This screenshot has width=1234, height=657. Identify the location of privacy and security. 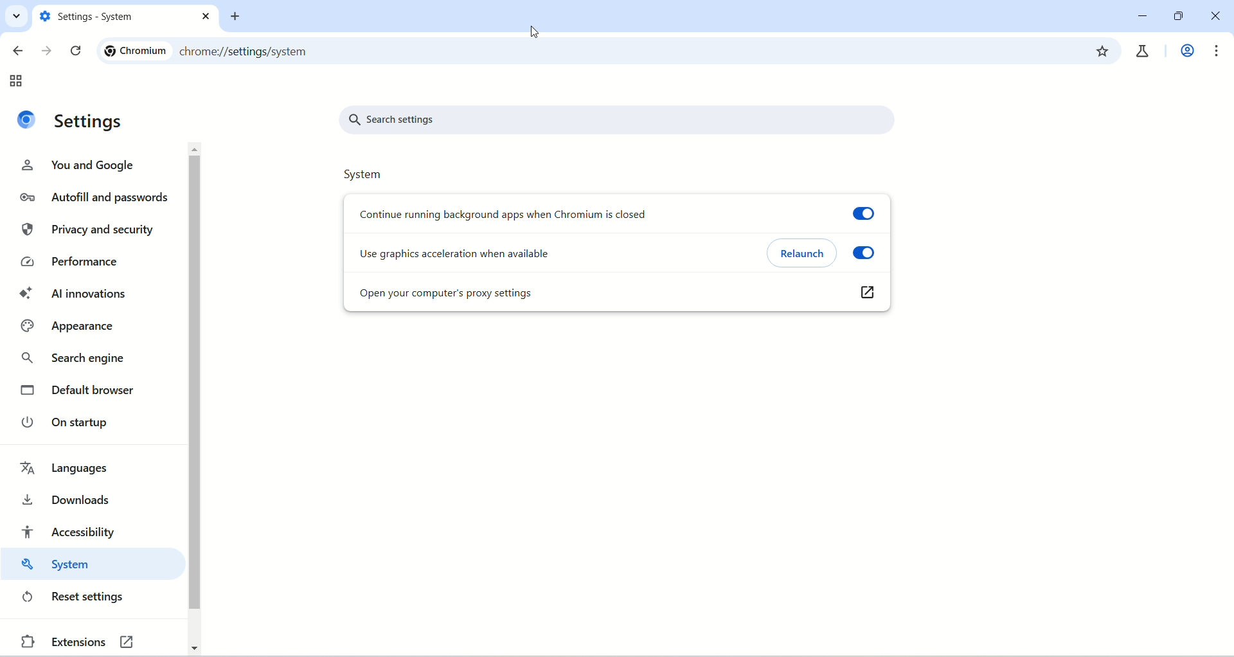
(86, 228).